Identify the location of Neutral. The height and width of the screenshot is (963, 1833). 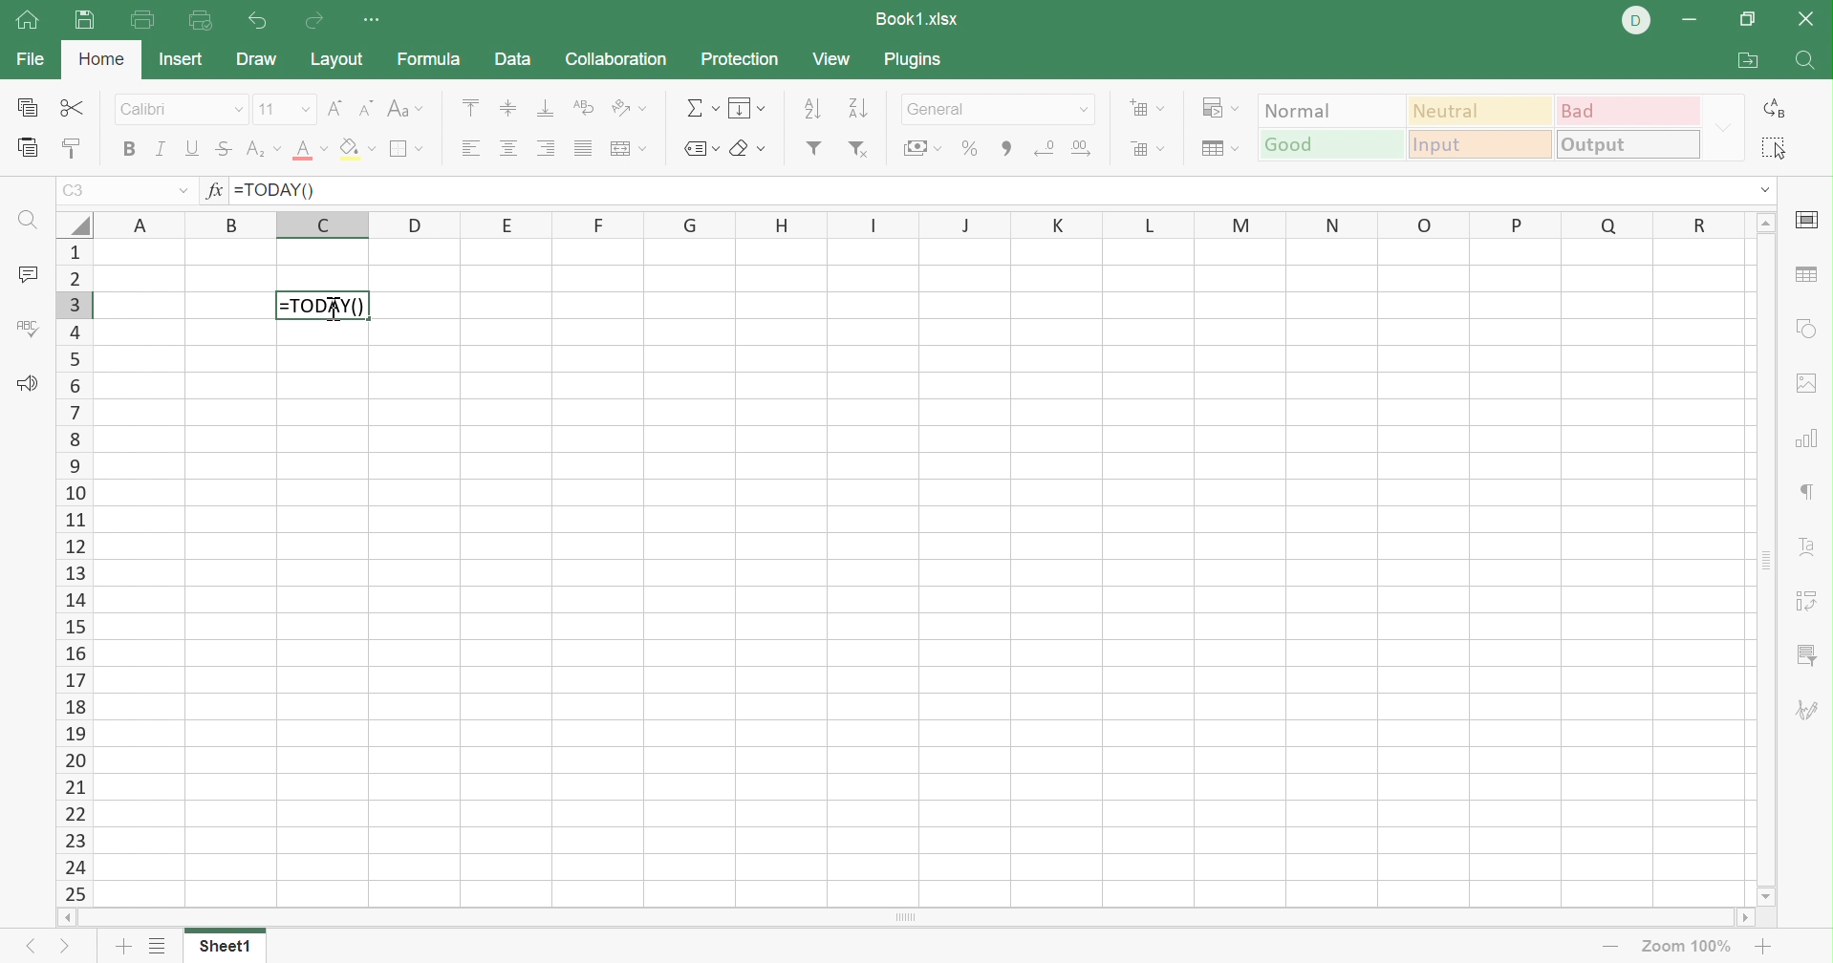
(1483, 114).